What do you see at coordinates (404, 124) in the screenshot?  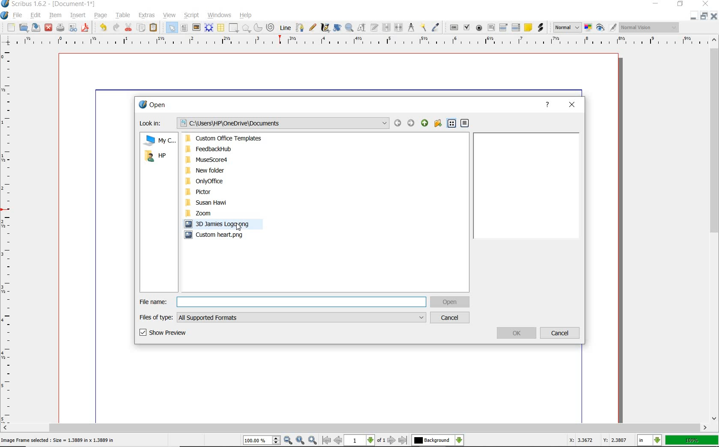 I see `back/forward` at bounding box center [404, 124].